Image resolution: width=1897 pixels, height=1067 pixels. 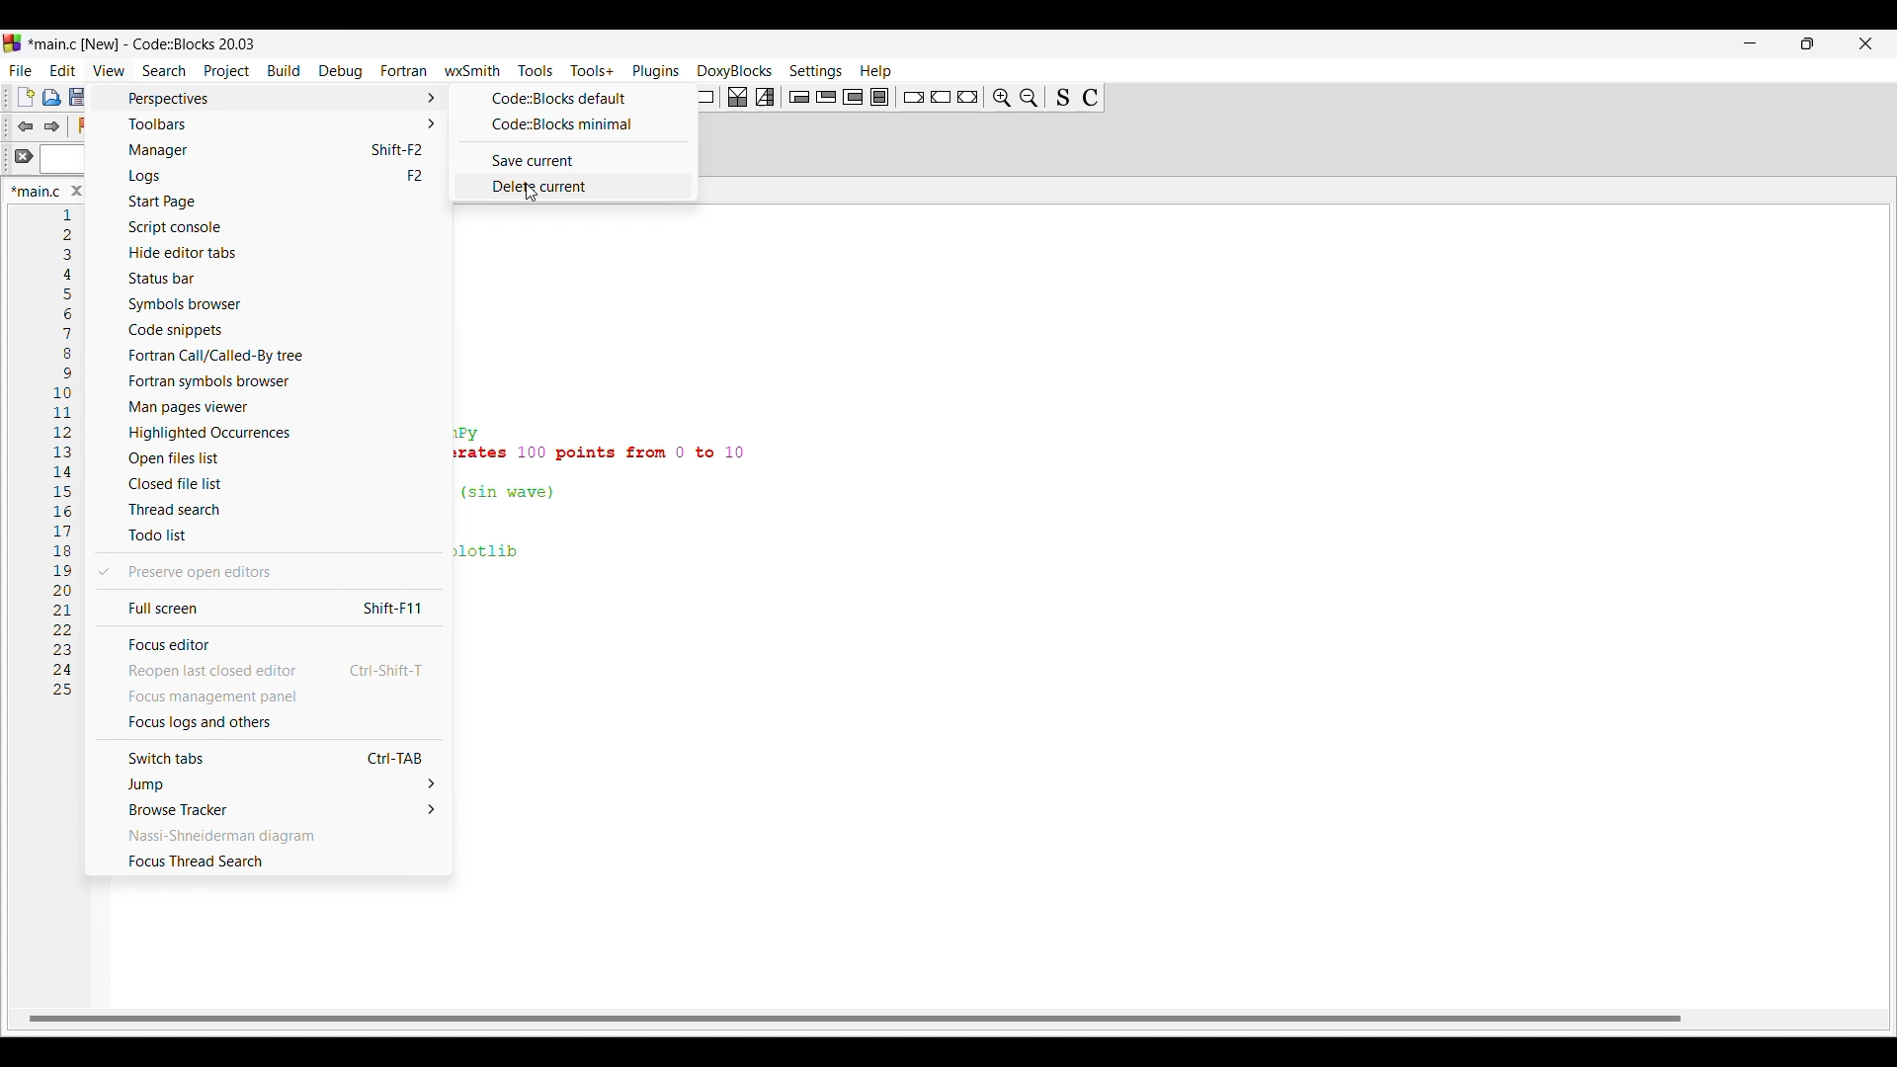 What do you see at coordinates (738, 97) in the screenshot?
I see `Decision` at bounding box center [738, 97].